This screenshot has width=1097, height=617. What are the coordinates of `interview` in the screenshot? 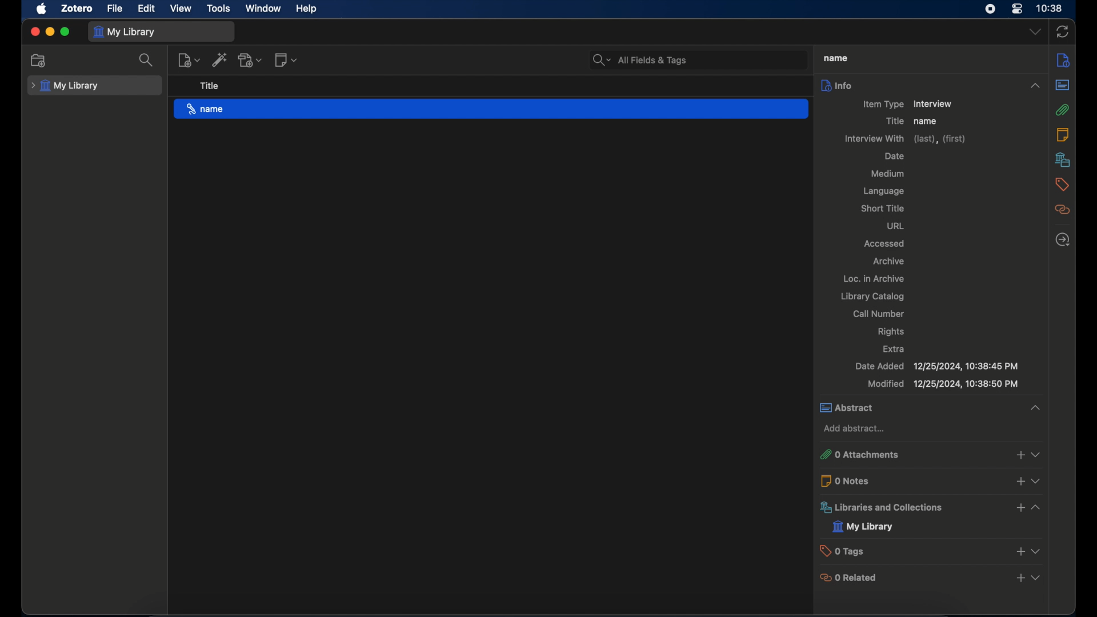 It's located at (935, 103).